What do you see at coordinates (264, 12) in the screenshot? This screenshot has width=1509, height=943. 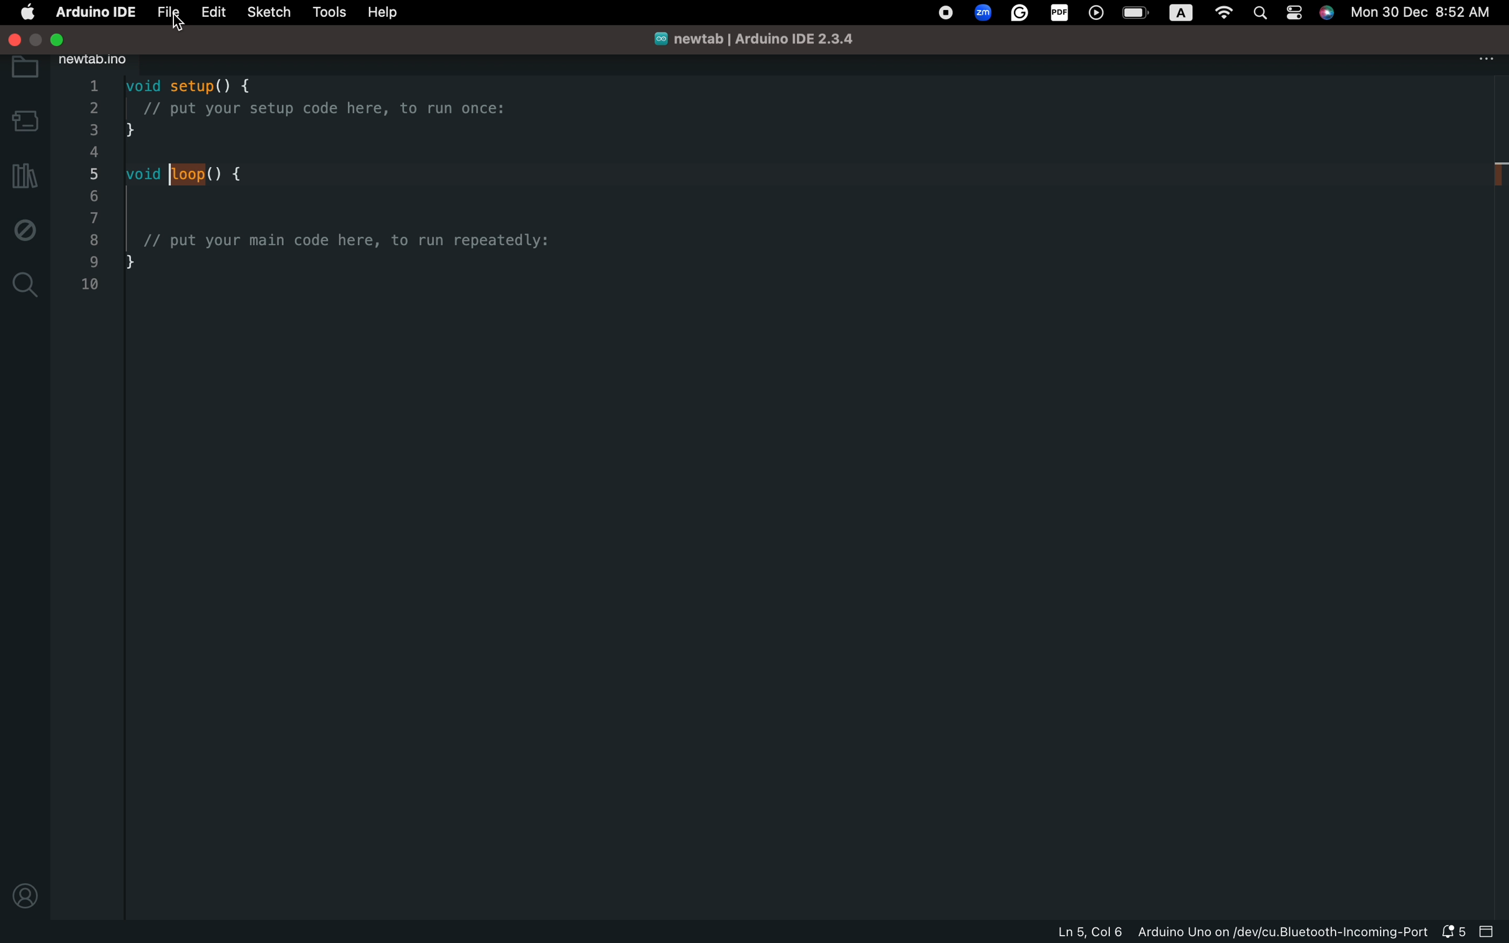 I see `sketch` at bounding box center [264, 12].